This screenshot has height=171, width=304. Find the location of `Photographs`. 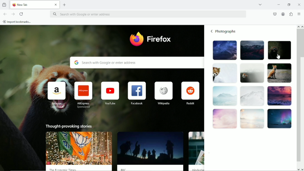

Photographs is located at coordinates (226, 31).